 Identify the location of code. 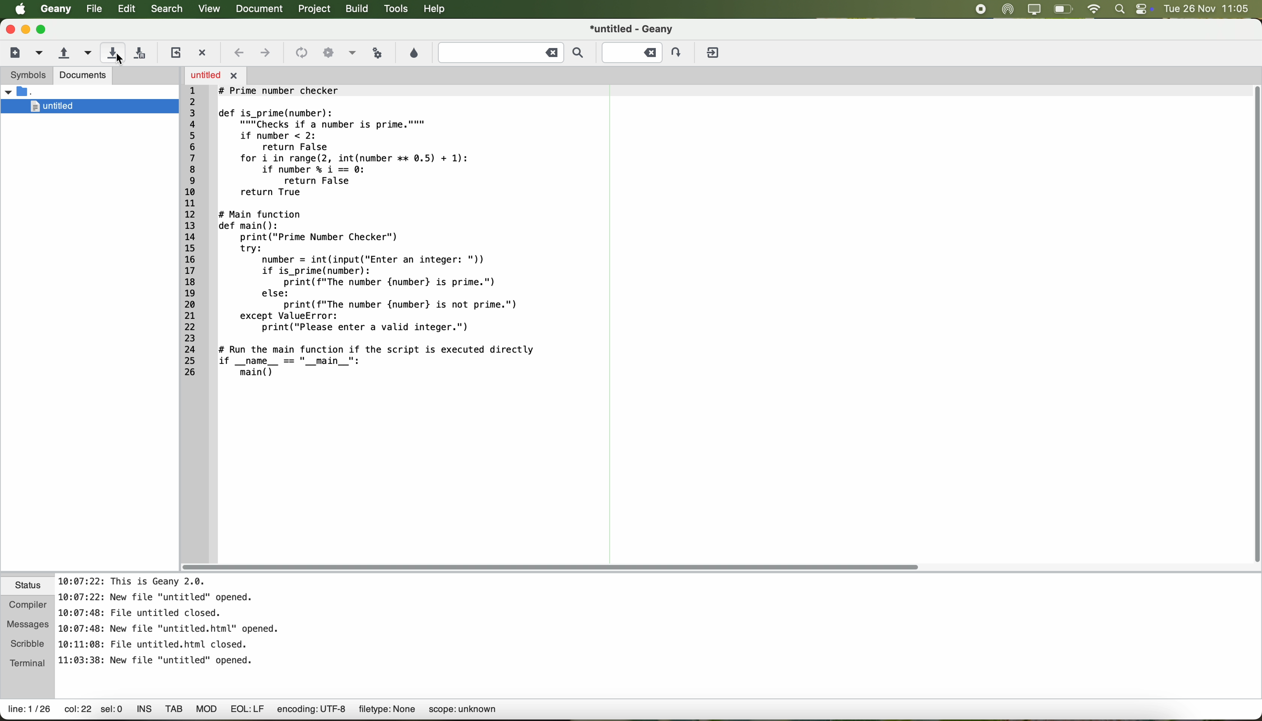
(365, 233).